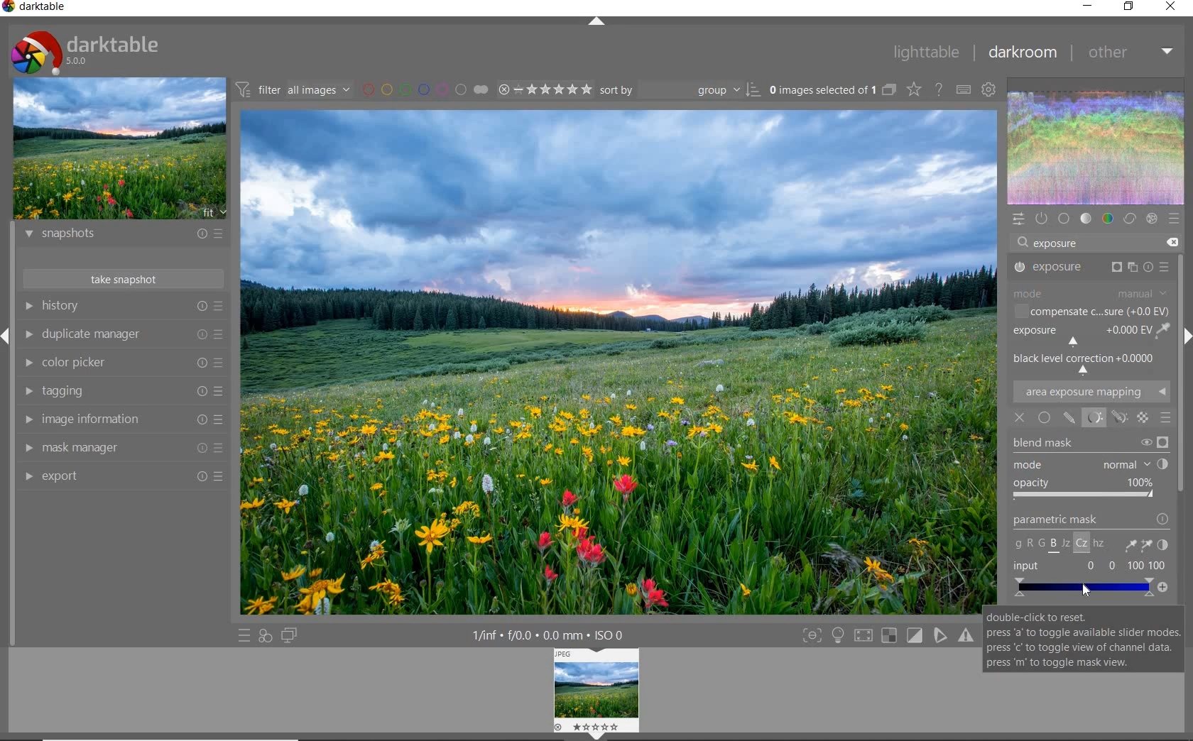 Image resolution: width=1193 pixels, height=741 pixels. Describe the element at coordinates (1165, 332) in the screenshot. I see `PICK GUI COLOR FROM IMAGE` at that location.